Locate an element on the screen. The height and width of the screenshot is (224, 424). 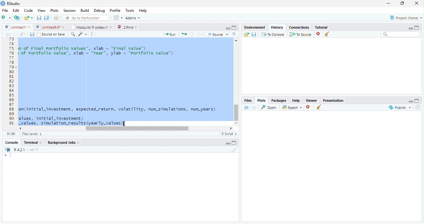
Files is located at coordinates (248, 100).